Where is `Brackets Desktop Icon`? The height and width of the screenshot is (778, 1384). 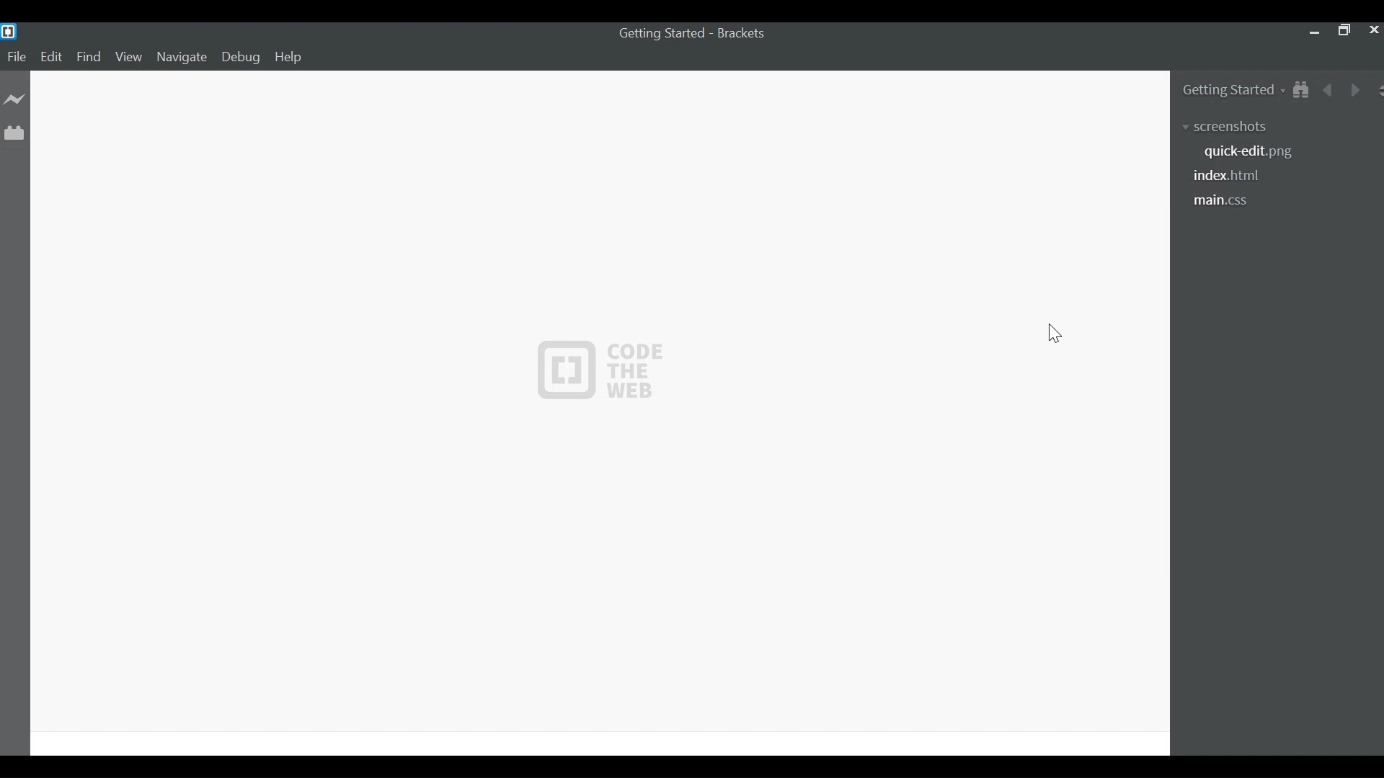
Brackets Desktop Icon is located at coordinates (9, 31).